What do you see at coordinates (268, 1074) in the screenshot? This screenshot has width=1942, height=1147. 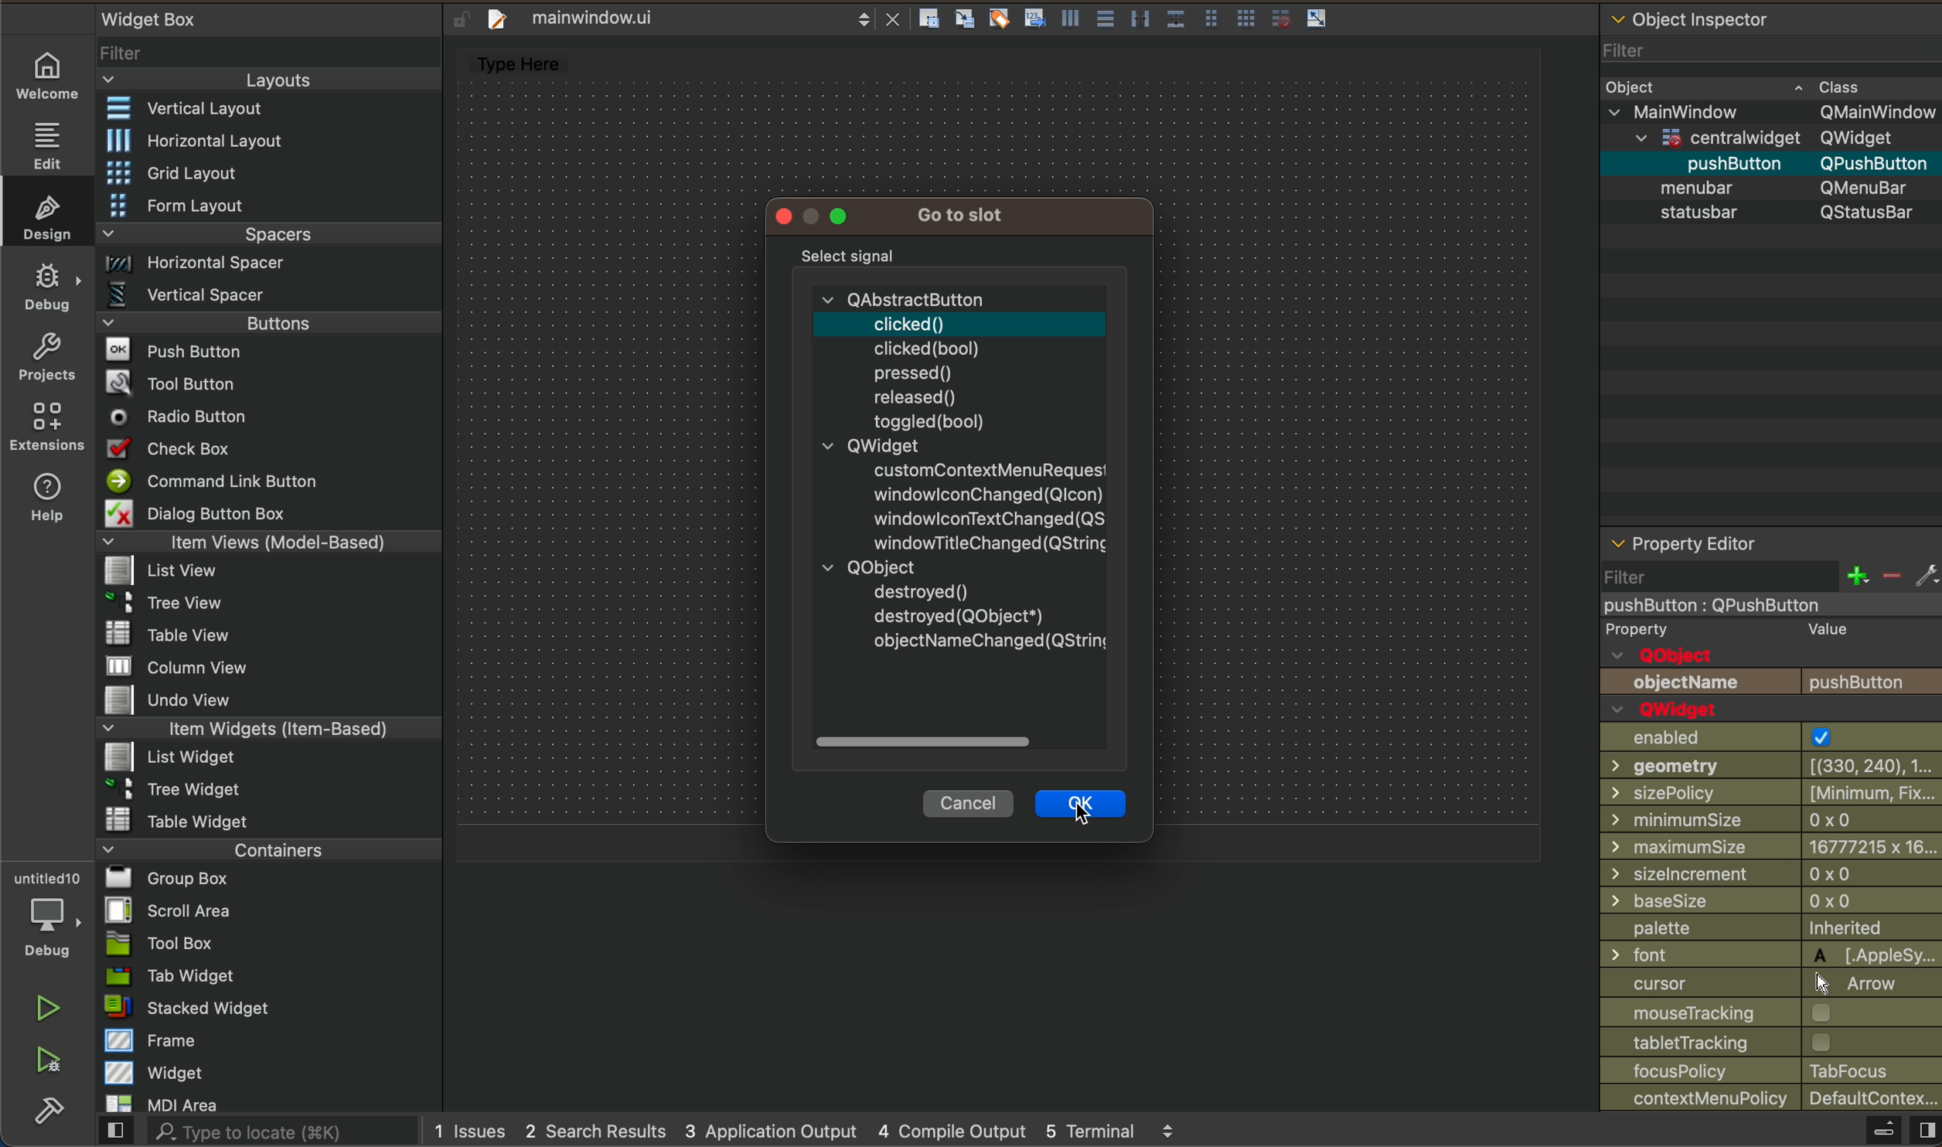 I see `widget` at bounding box center [268, 1074].